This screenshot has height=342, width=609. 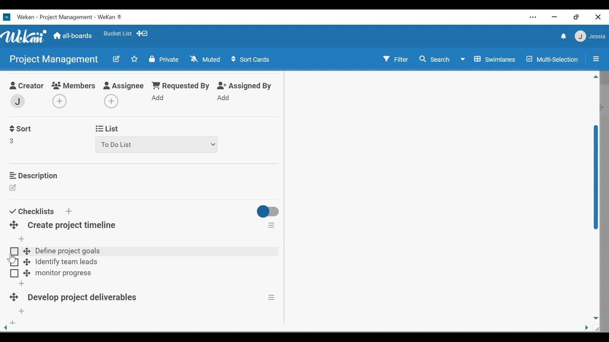 What do you see at coordinates (595, 58) in the screenshot?
I see `Open/Close Sidebar` at bounding box center [595, 58].